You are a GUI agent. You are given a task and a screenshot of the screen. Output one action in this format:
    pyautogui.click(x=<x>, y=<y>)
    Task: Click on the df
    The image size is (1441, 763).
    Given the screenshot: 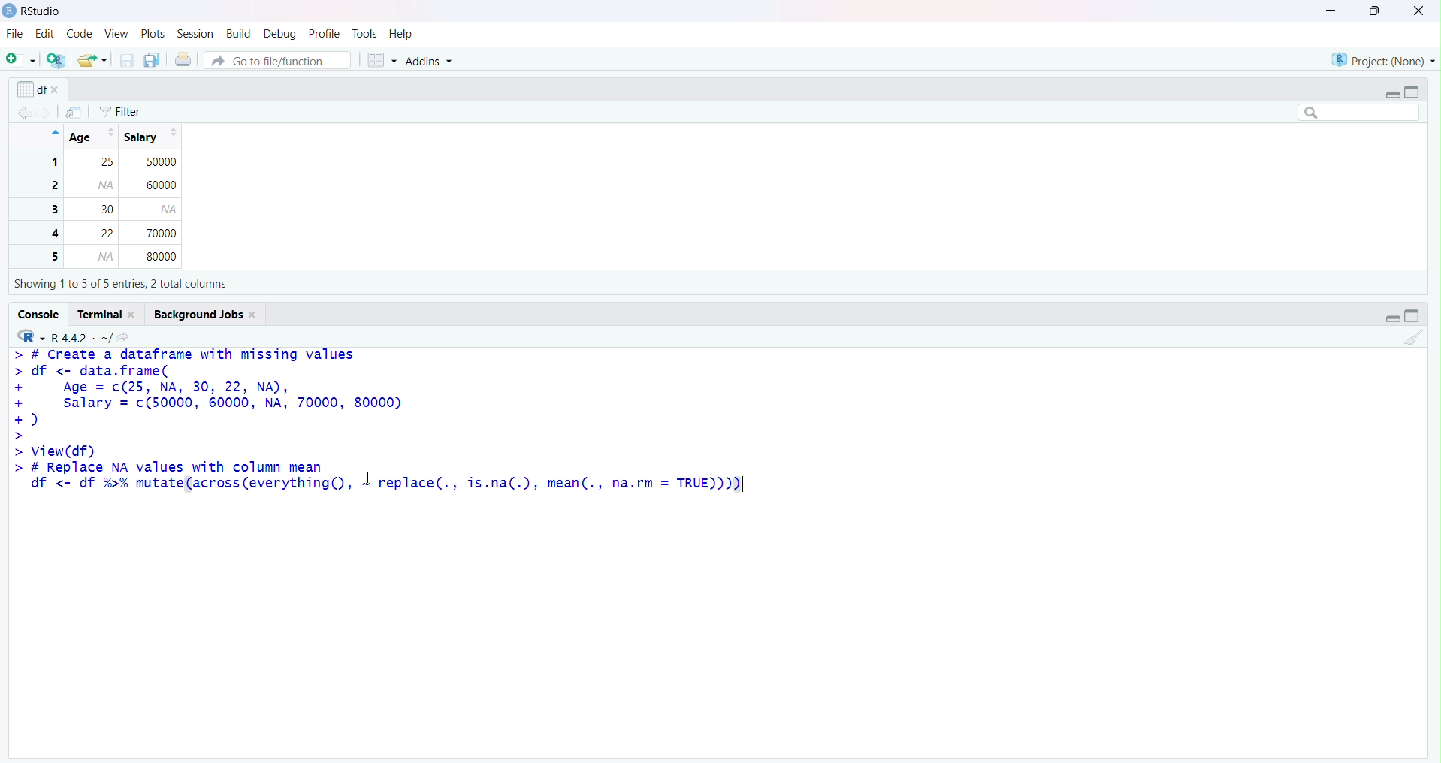 What is the action you would take?
    pyautogui.click(x=43, y=87)
    